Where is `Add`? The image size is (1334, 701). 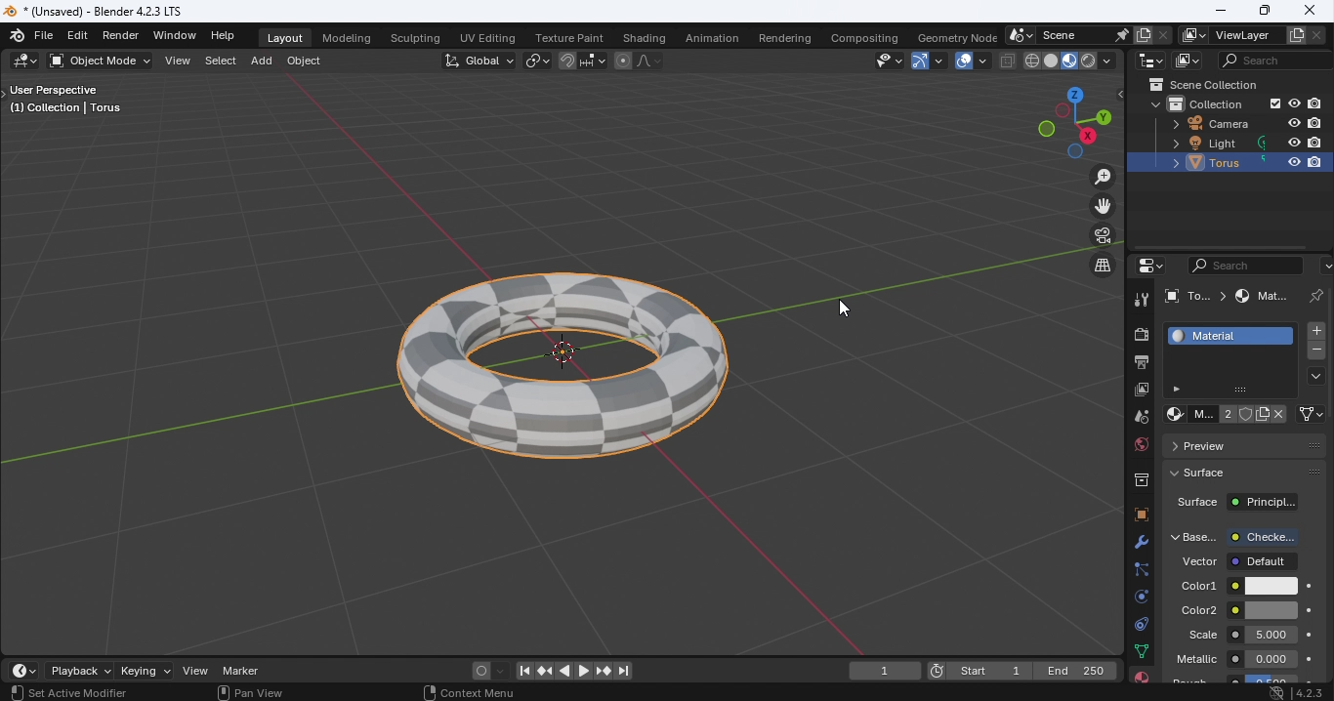 Add is located at coordinates (264, 60).